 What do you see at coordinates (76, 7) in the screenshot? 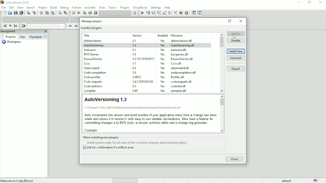
I see `Fortran` at bounding box center [76, 7].